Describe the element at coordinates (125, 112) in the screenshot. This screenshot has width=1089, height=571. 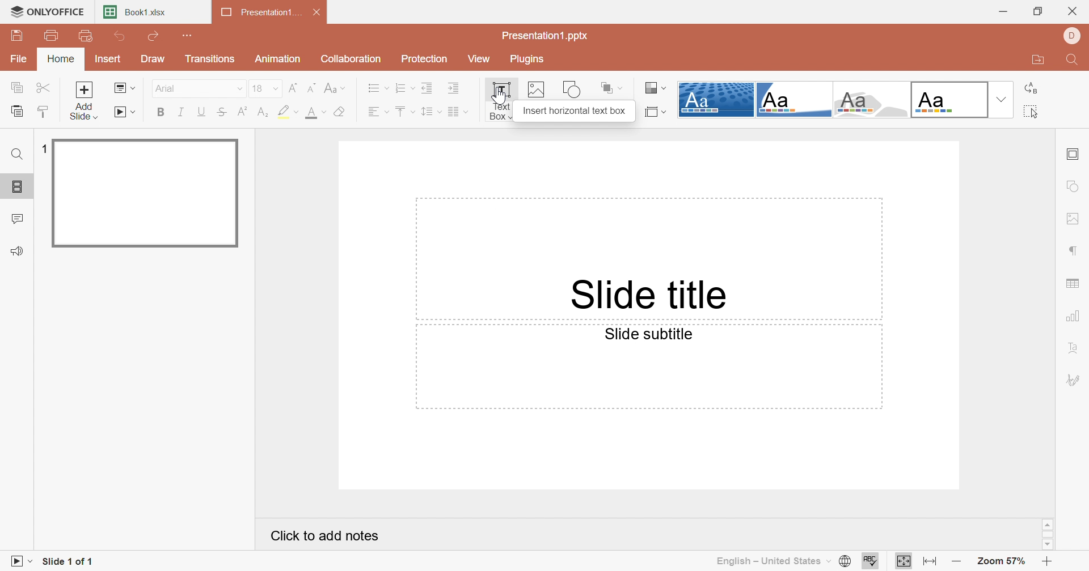
I see `Start slideshow` at that location.